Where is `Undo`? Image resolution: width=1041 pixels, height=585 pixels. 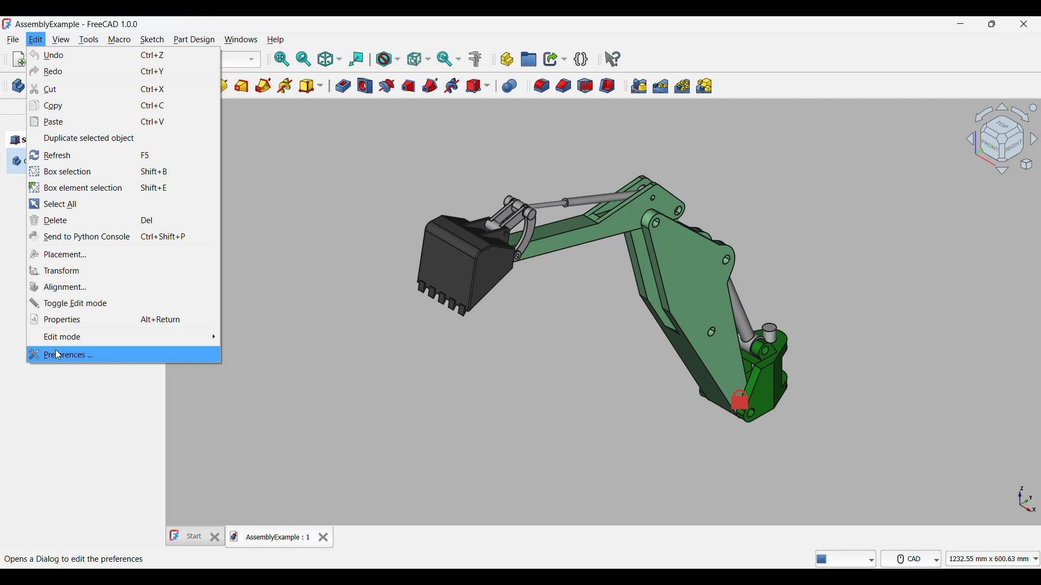 Undo is located at coordinates (124, 55).